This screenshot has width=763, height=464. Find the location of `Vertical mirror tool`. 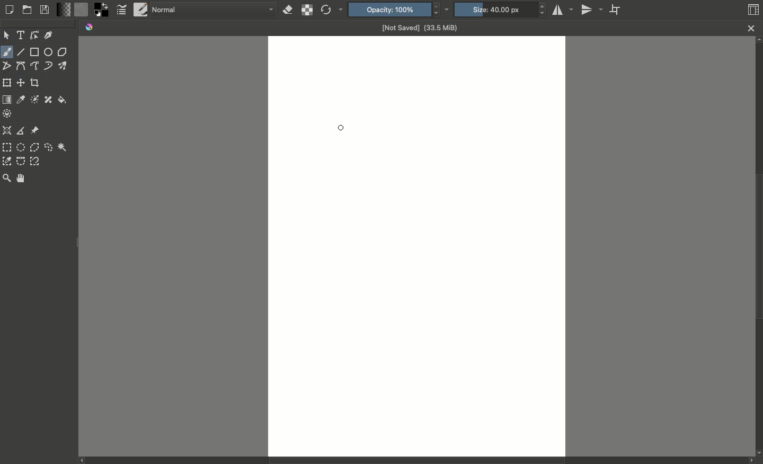

Vertical mirror tool is located at coordinates (593, 9).